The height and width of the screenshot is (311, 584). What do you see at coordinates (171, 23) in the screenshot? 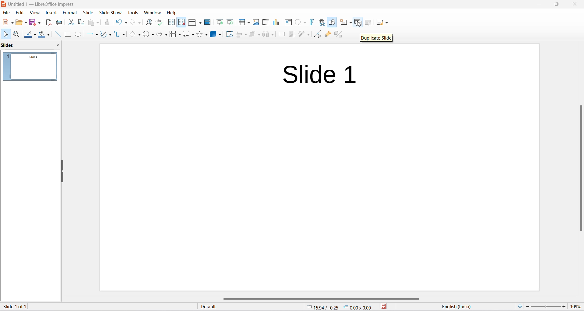
I see `display grid` at bounding box center [171, 23].